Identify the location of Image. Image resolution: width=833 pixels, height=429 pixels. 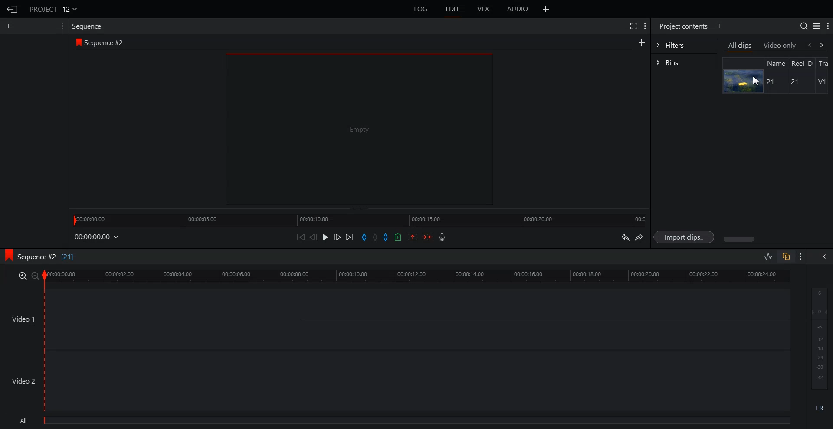
(744, 81).